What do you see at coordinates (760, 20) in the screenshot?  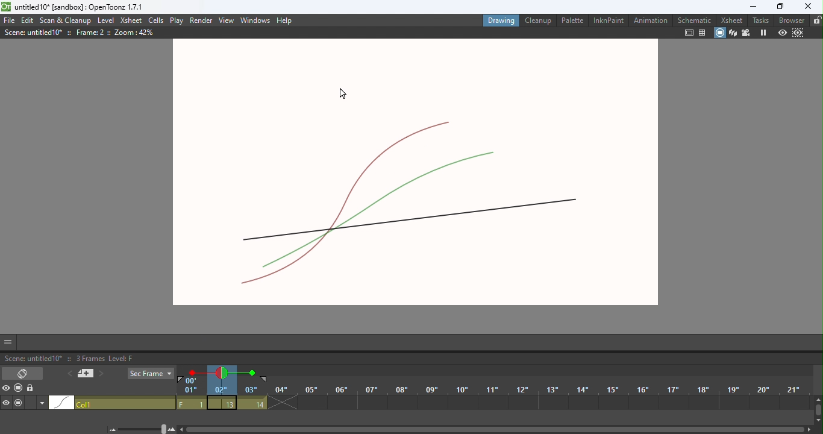 I see `Tasks` at bounding box center [760, 20].